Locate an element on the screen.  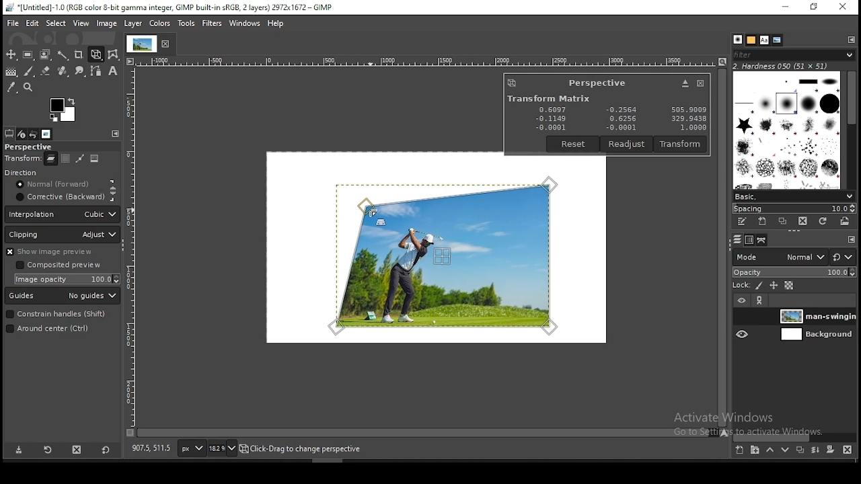
undo history is located at coordinates (34, 134).